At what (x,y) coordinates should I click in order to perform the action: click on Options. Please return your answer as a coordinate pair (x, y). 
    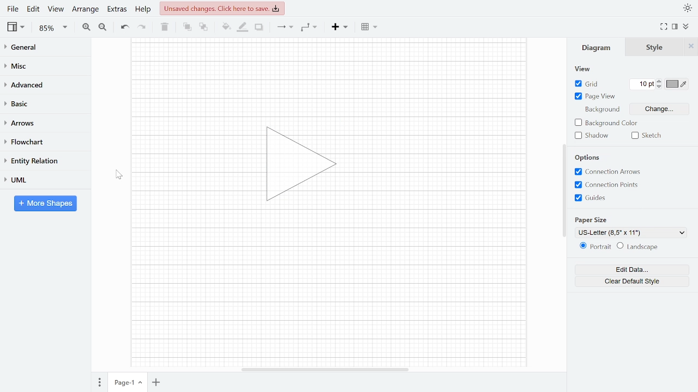
    Looking at the image, I should click on (590, 157).